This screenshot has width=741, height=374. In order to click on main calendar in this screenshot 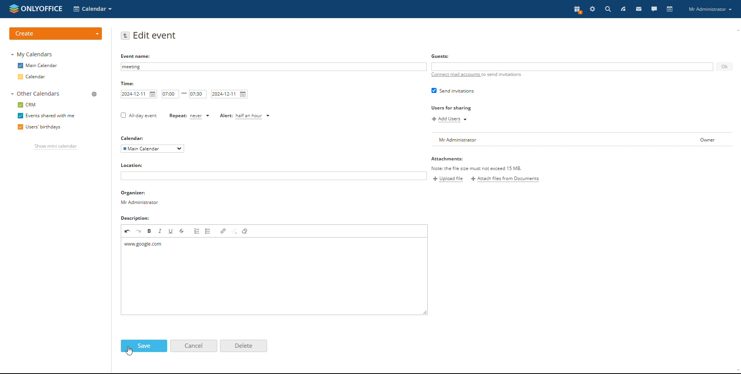, I will do `click(38, 65)`.